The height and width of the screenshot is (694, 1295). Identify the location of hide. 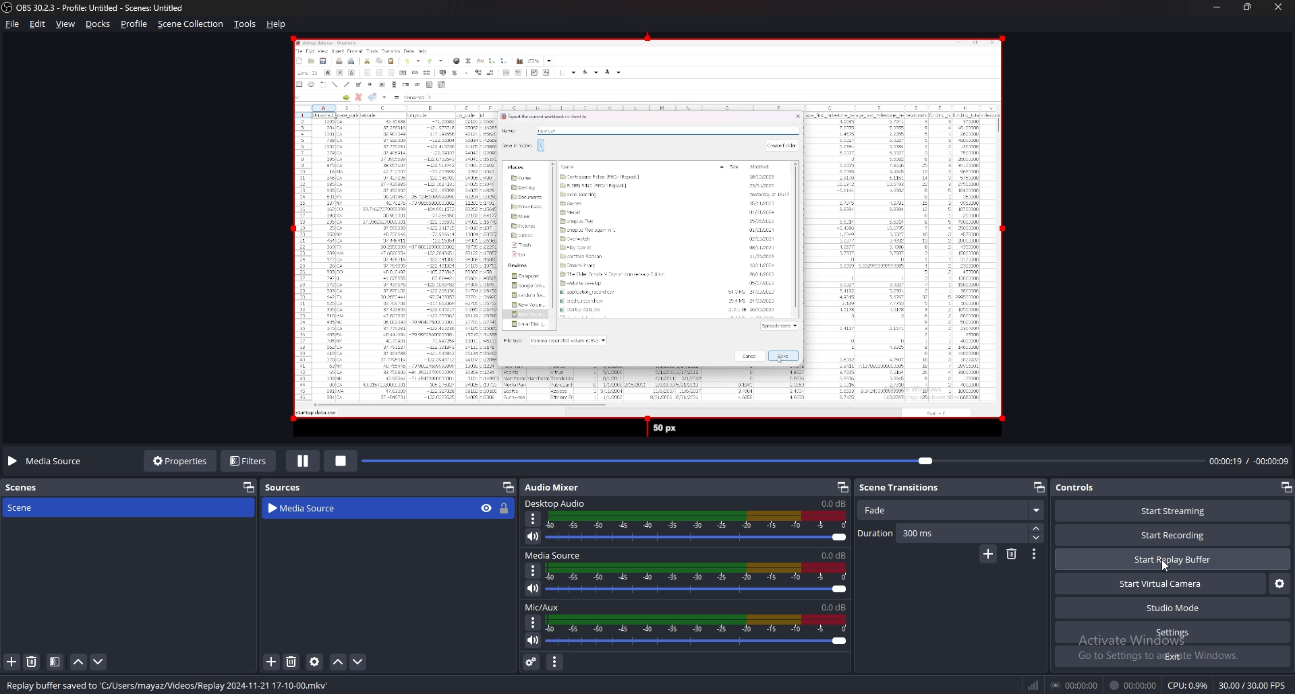
(486, 508).